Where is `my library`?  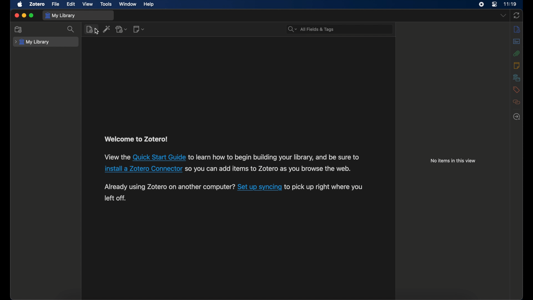
my library is located at coordinates (32, 42).